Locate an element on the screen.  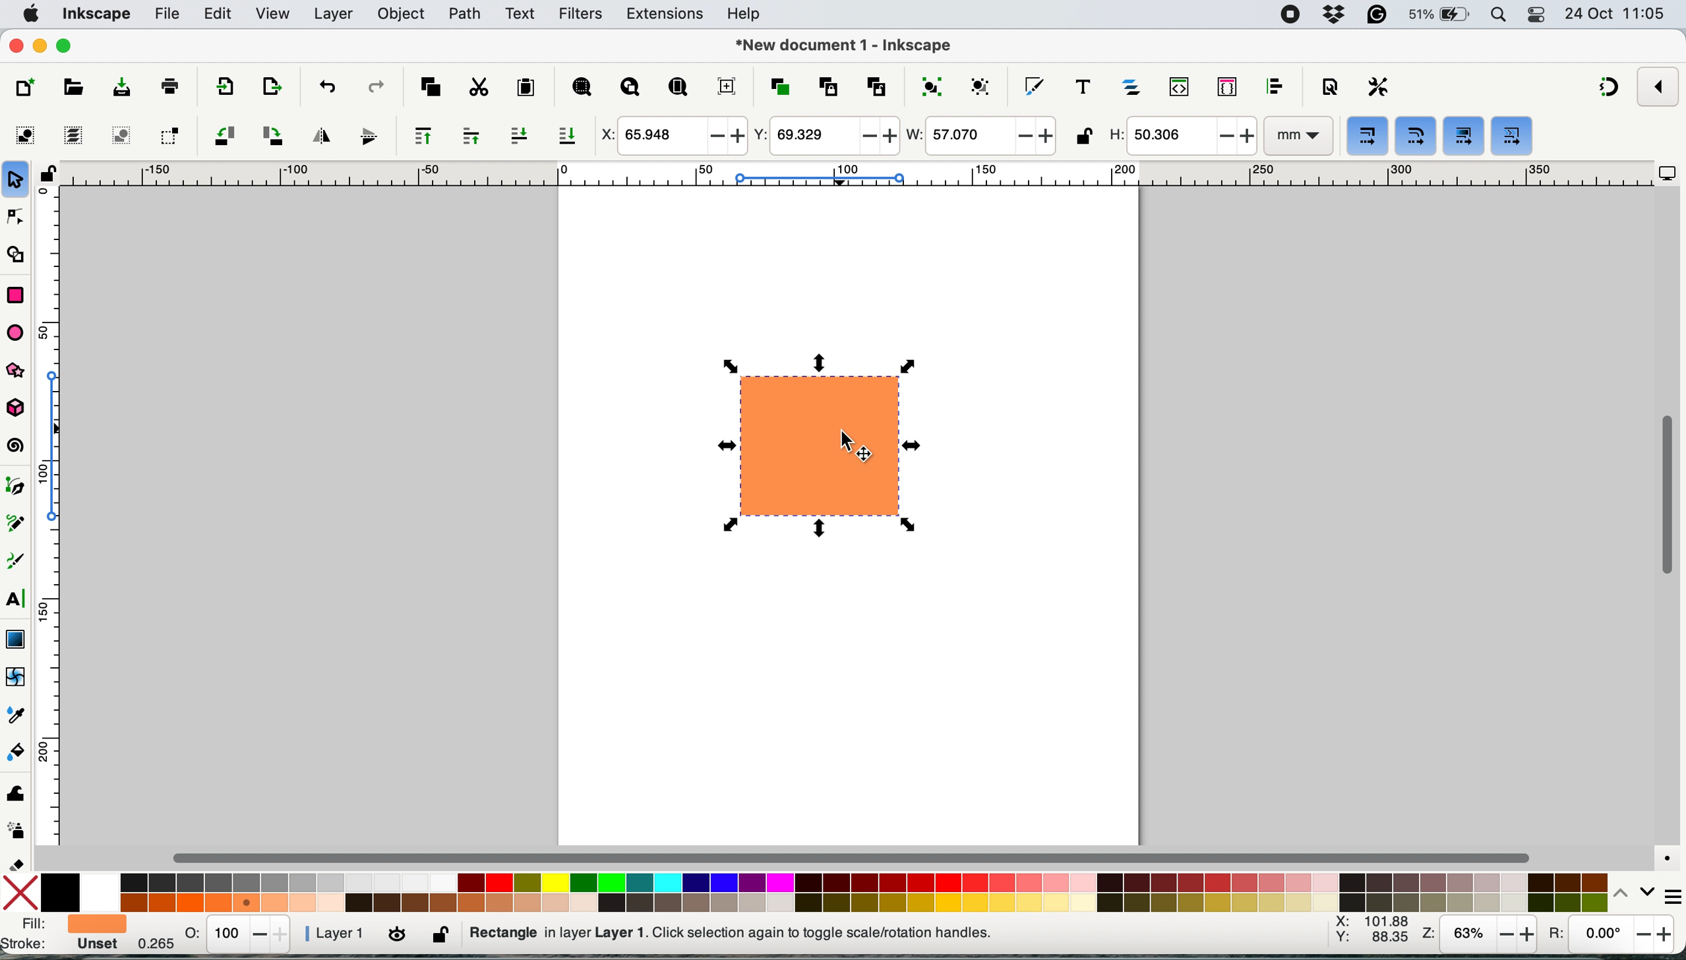
vertical scroll bar is located at coordinates (1666, 496).